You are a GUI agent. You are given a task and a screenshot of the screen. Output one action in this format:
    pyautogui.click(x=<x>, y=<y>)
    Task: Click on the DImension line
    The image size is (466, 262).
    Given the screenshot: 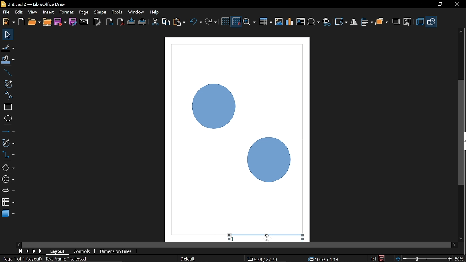 What is the action you would take?
    pyautogui.click(x=117, y=252)
    